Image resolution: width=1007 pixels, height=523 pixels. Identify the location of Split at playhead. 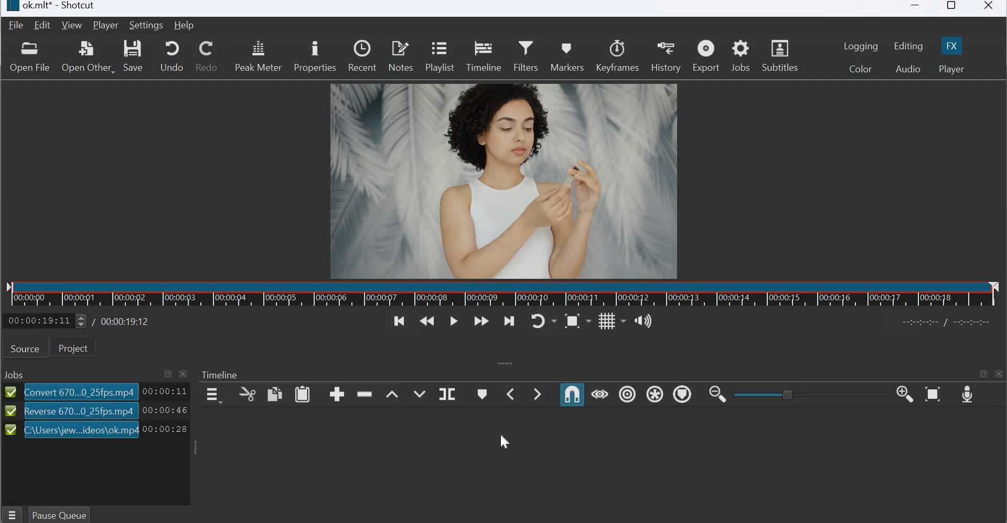
(451, 394).